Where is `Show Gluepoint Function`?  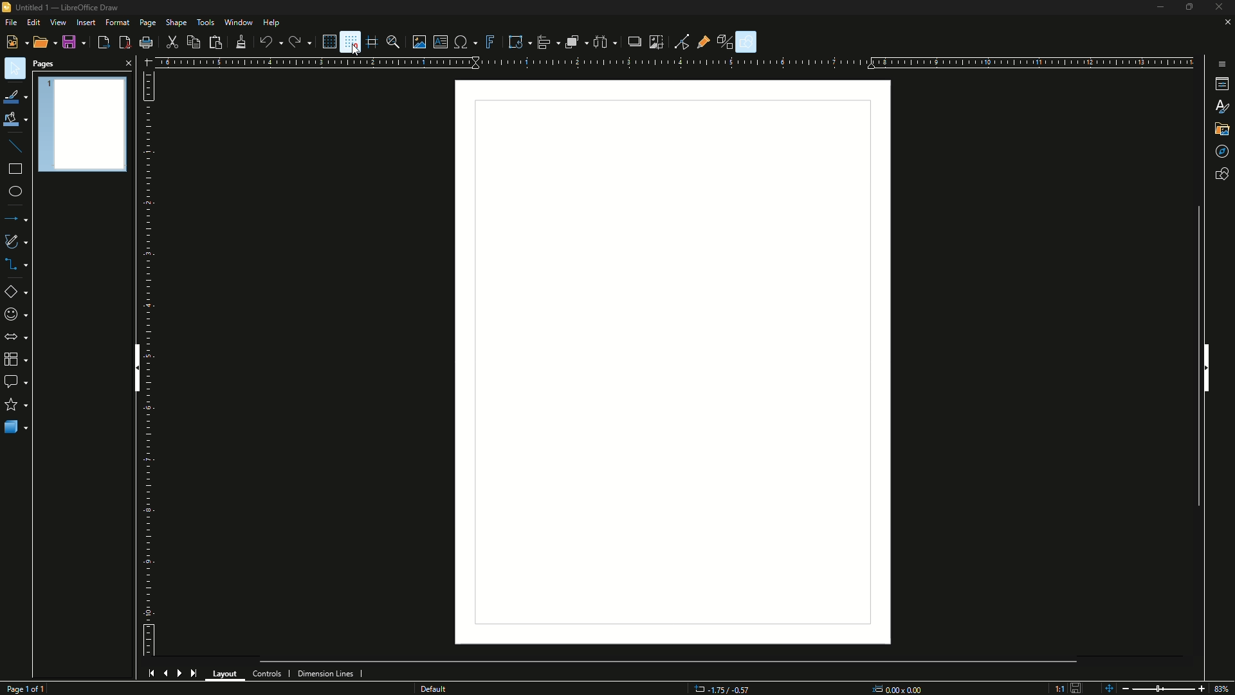 Show Gluepoint Function is located at coordinates (700, 43).